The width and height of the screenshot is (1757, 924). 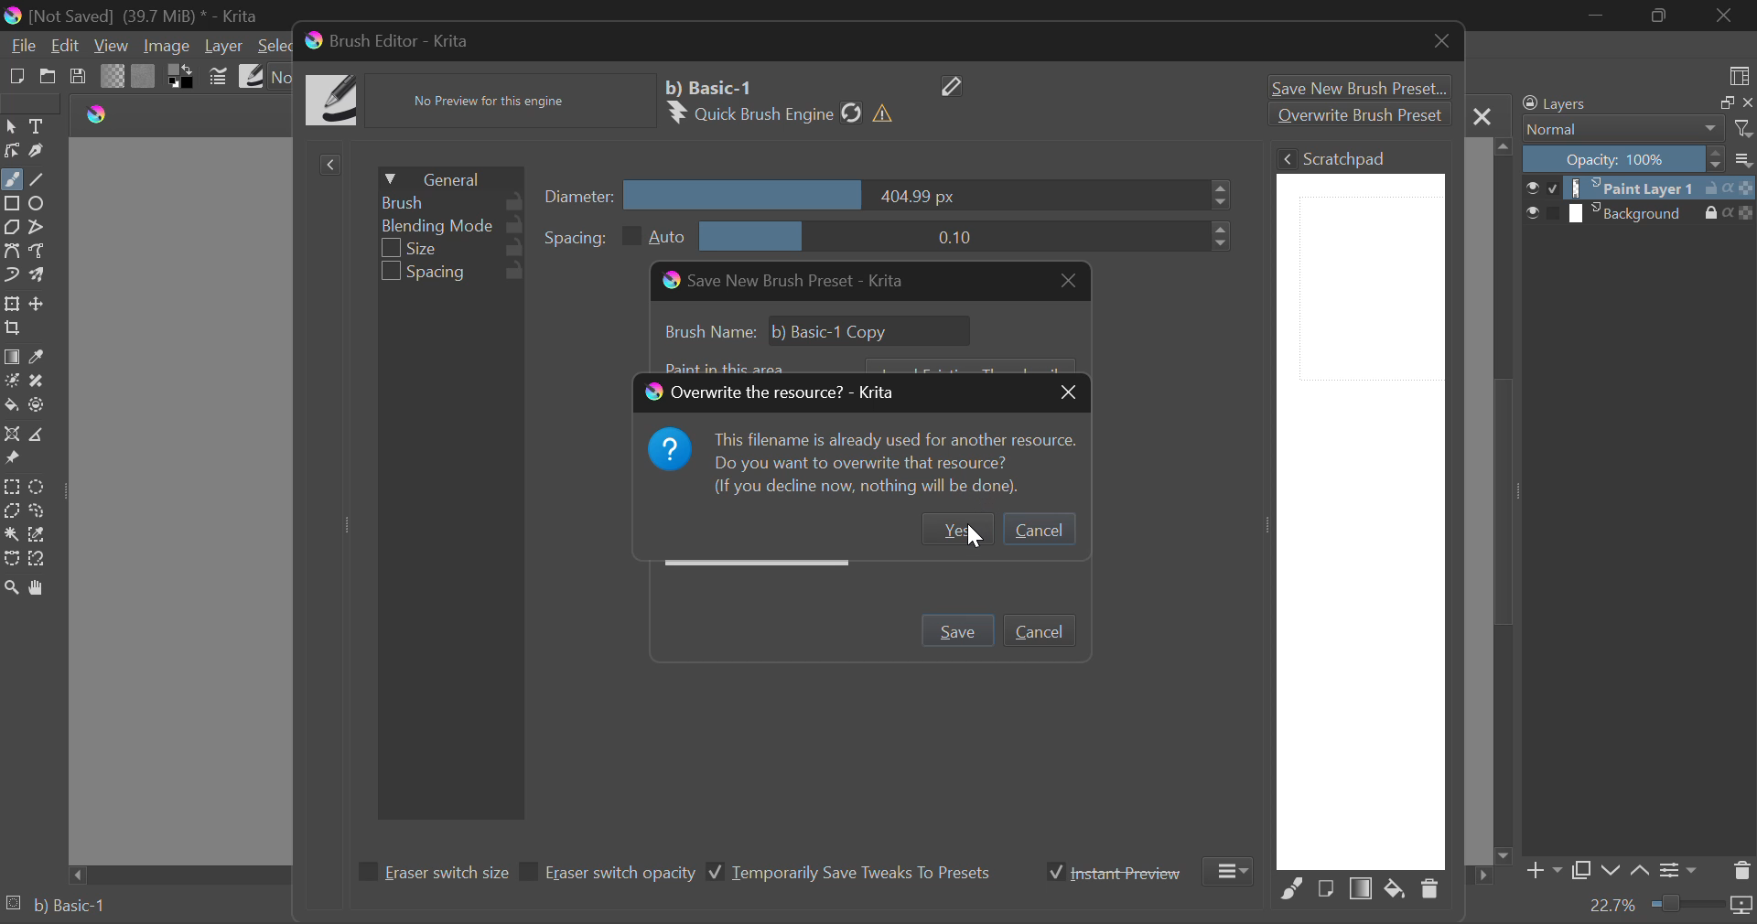 I want to click on Text, so click(x=37, y=127).